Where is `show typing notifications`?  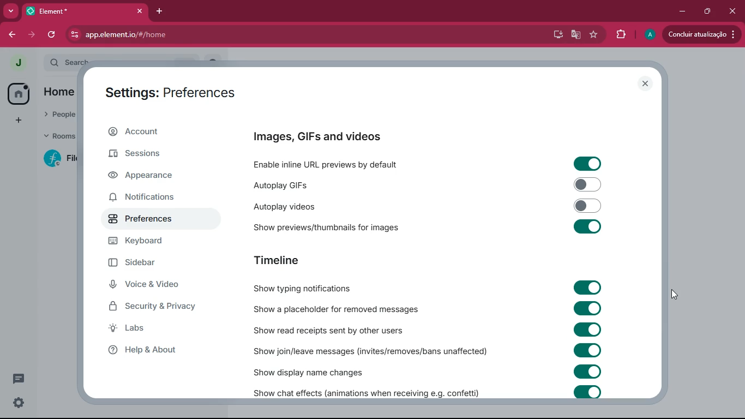 show typing notifications is located at coordinates (306, 288).